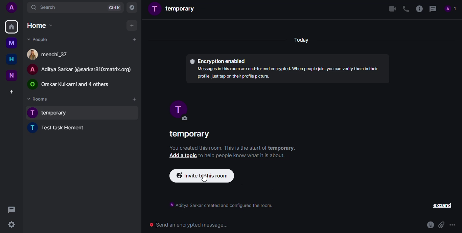 The image size is (462, 233). Describe the element at coordinates (182, 155) in the screenshot. I see `add a topic` at that location.